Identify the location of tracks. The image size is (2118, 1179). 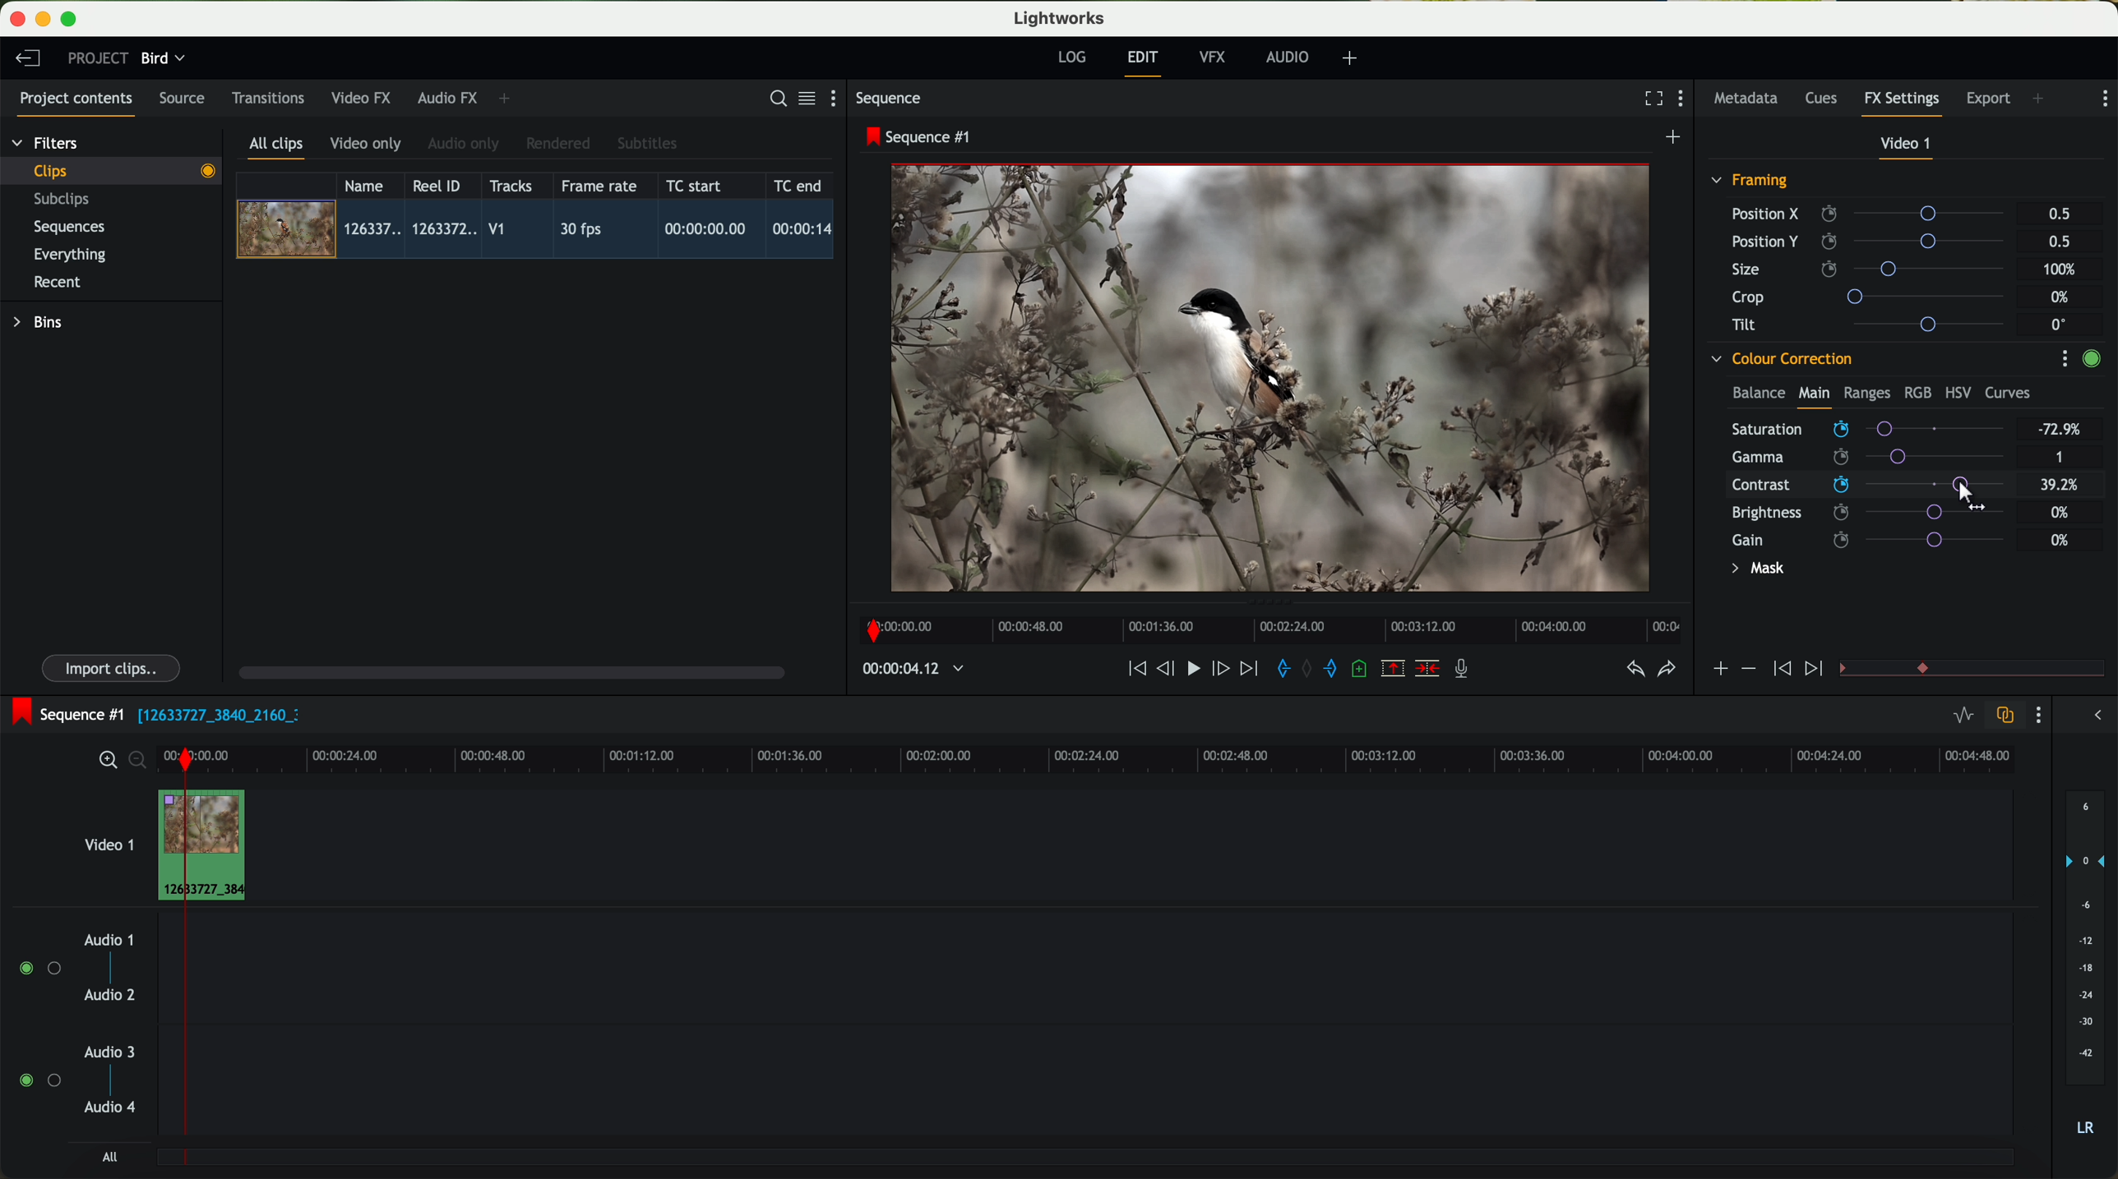
(508, 187).